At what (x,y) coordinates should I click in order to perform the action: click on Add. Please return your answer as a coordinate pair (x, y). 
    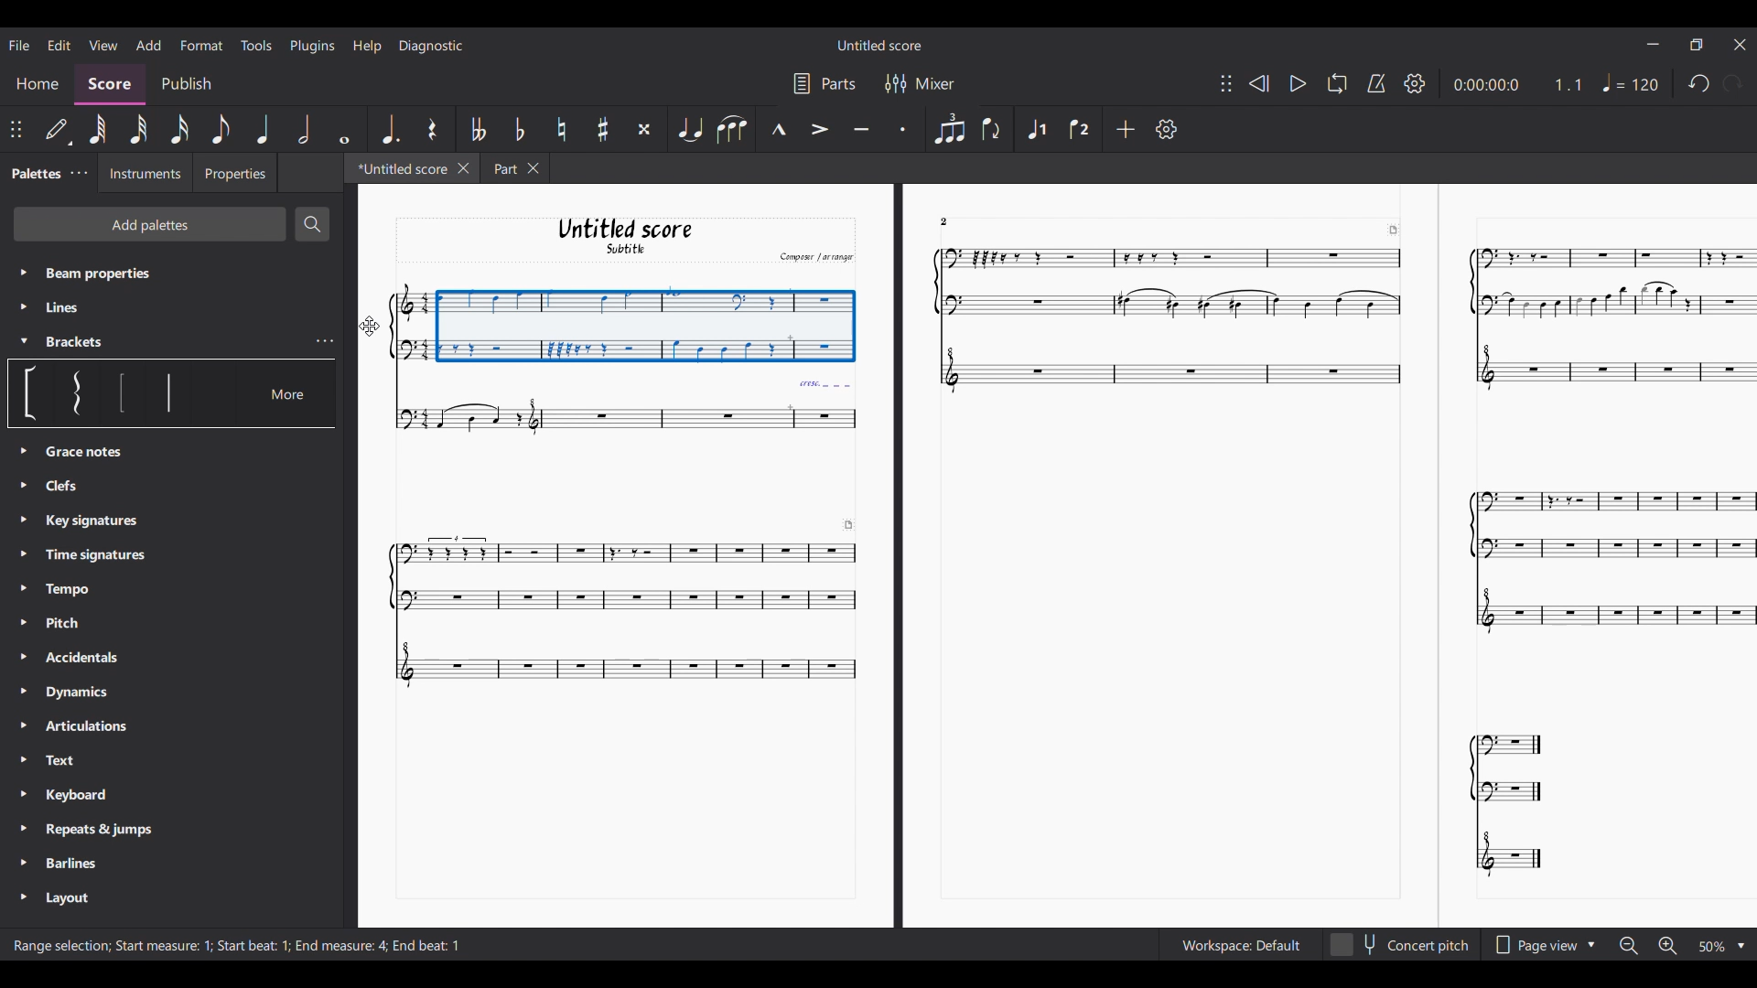
    Looking at the image, I should click on (148, 46).